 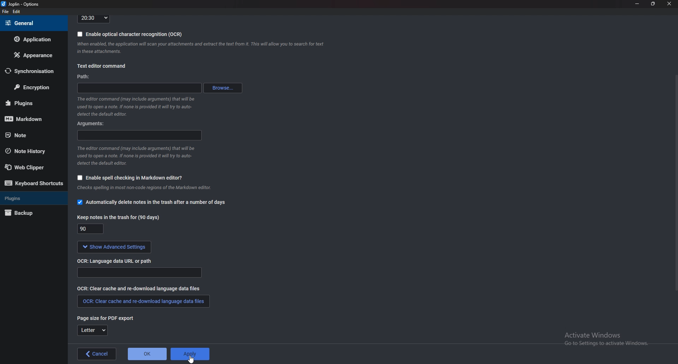 What do you see at coordinates (151, 203) in the screenshot?
I see `Automatically delete notes` at bounding box center [151, 203].